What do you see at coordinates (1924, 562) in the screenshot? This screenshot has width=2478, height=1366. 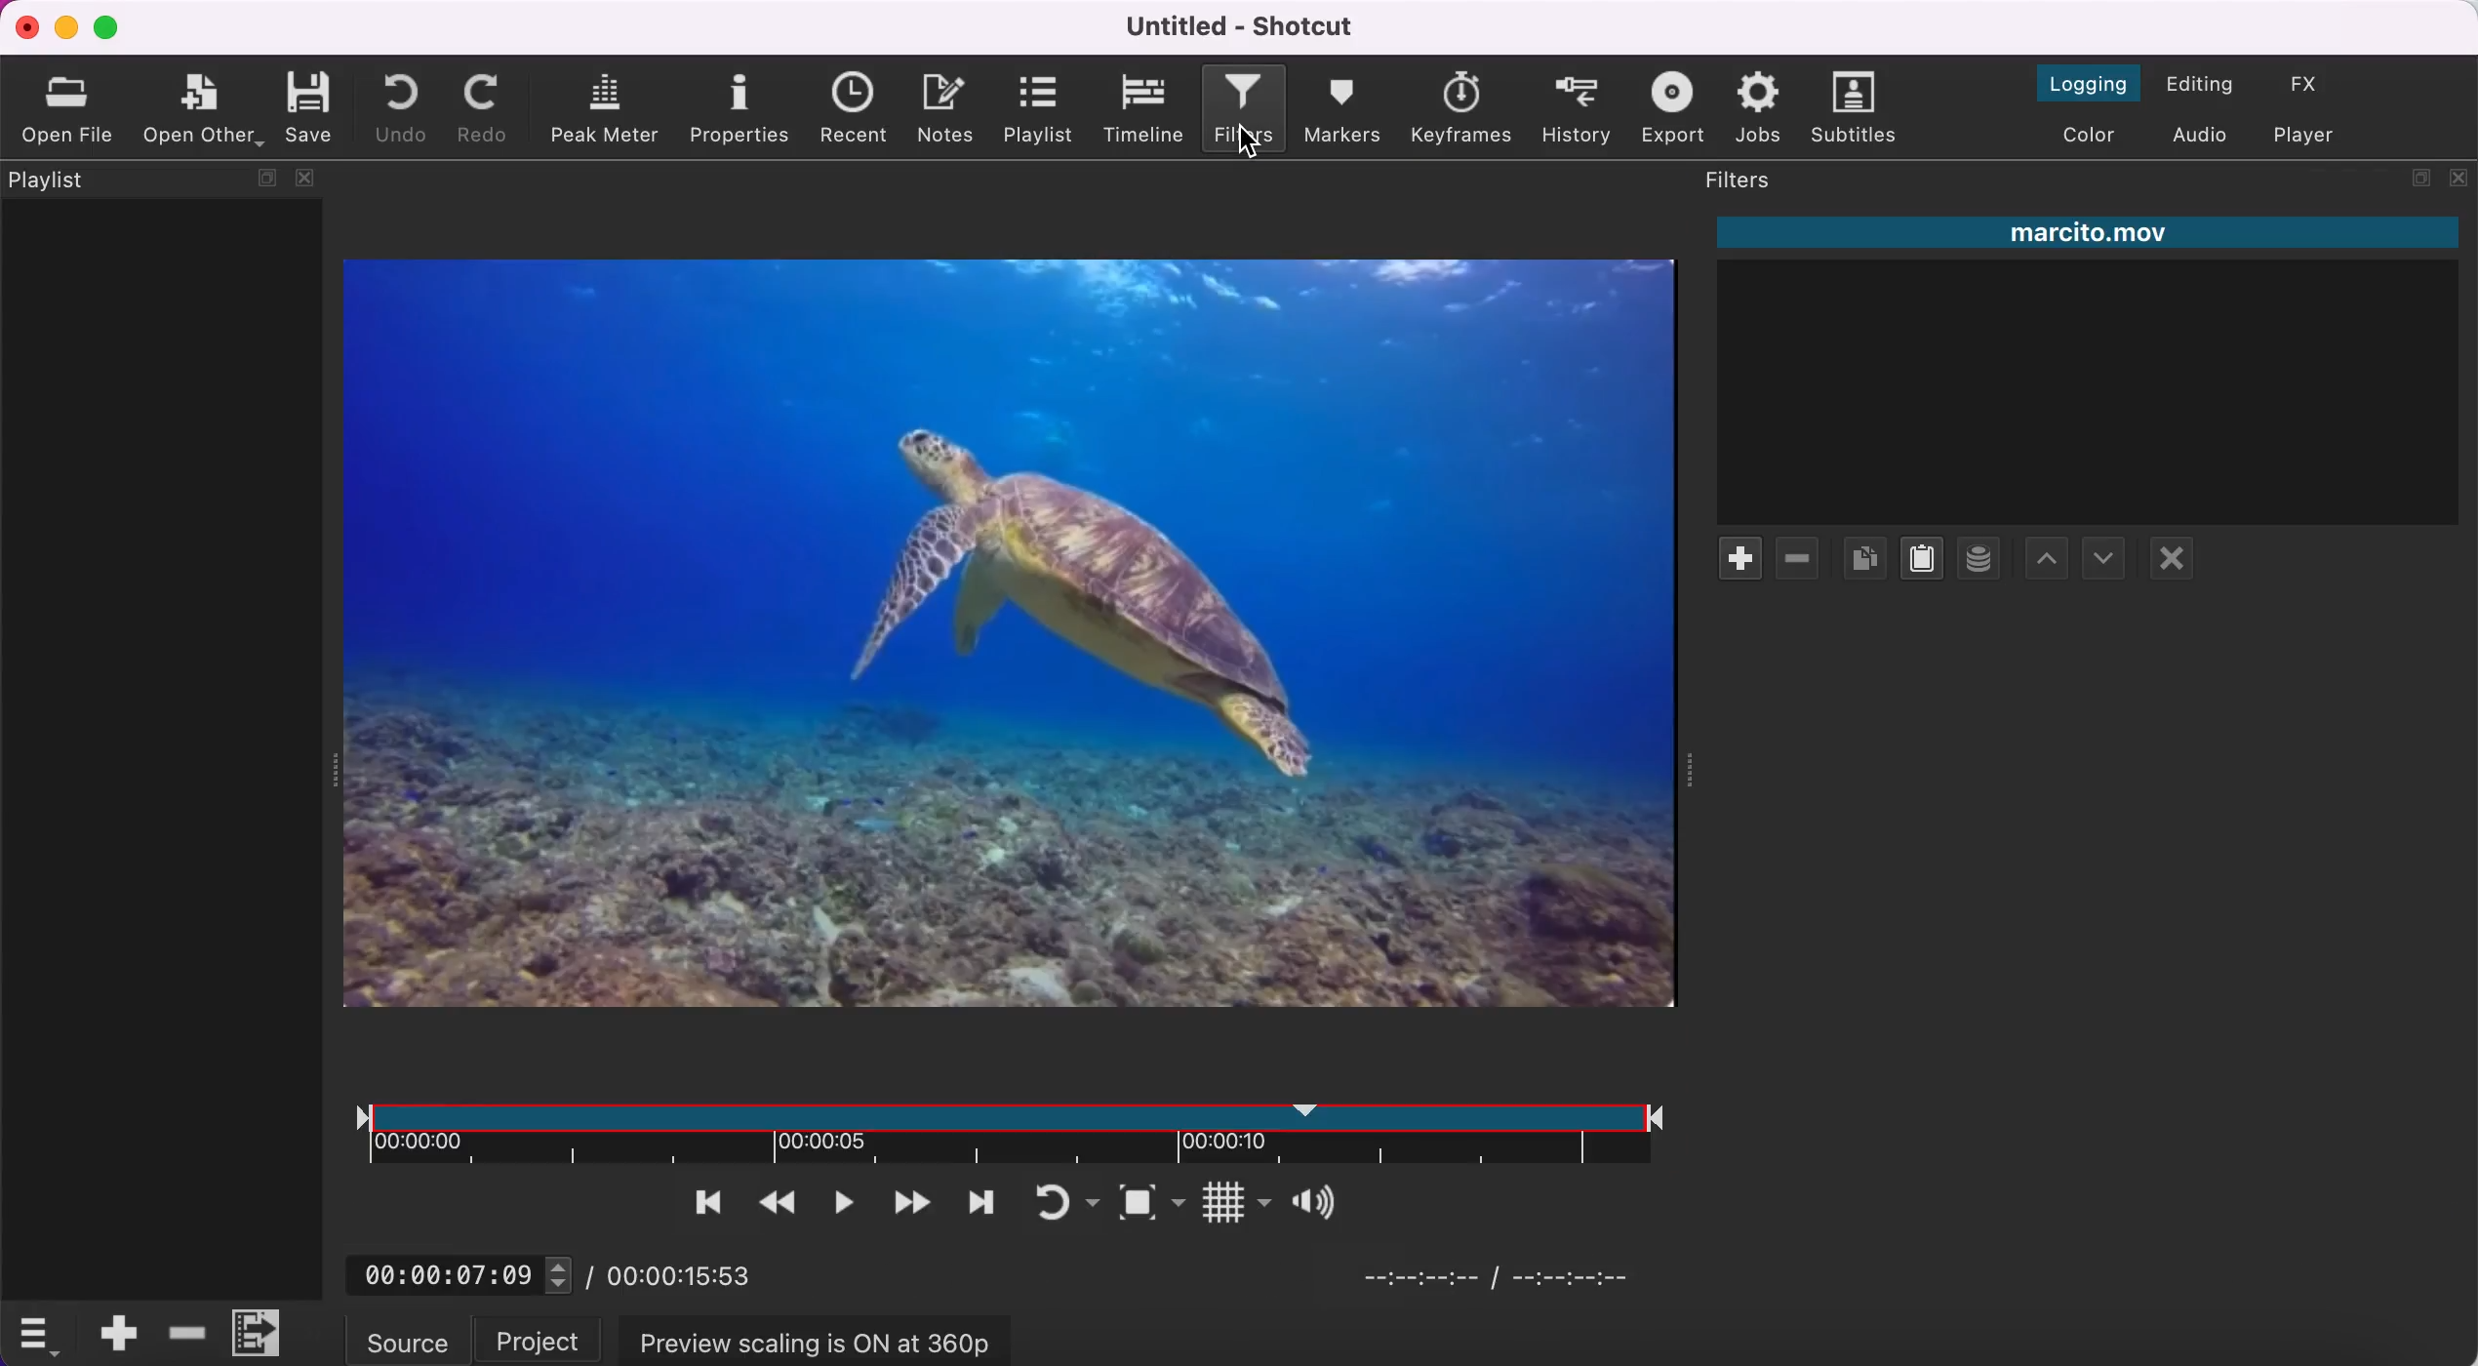 I see `paste filters` at bounding box center [1924, 562].